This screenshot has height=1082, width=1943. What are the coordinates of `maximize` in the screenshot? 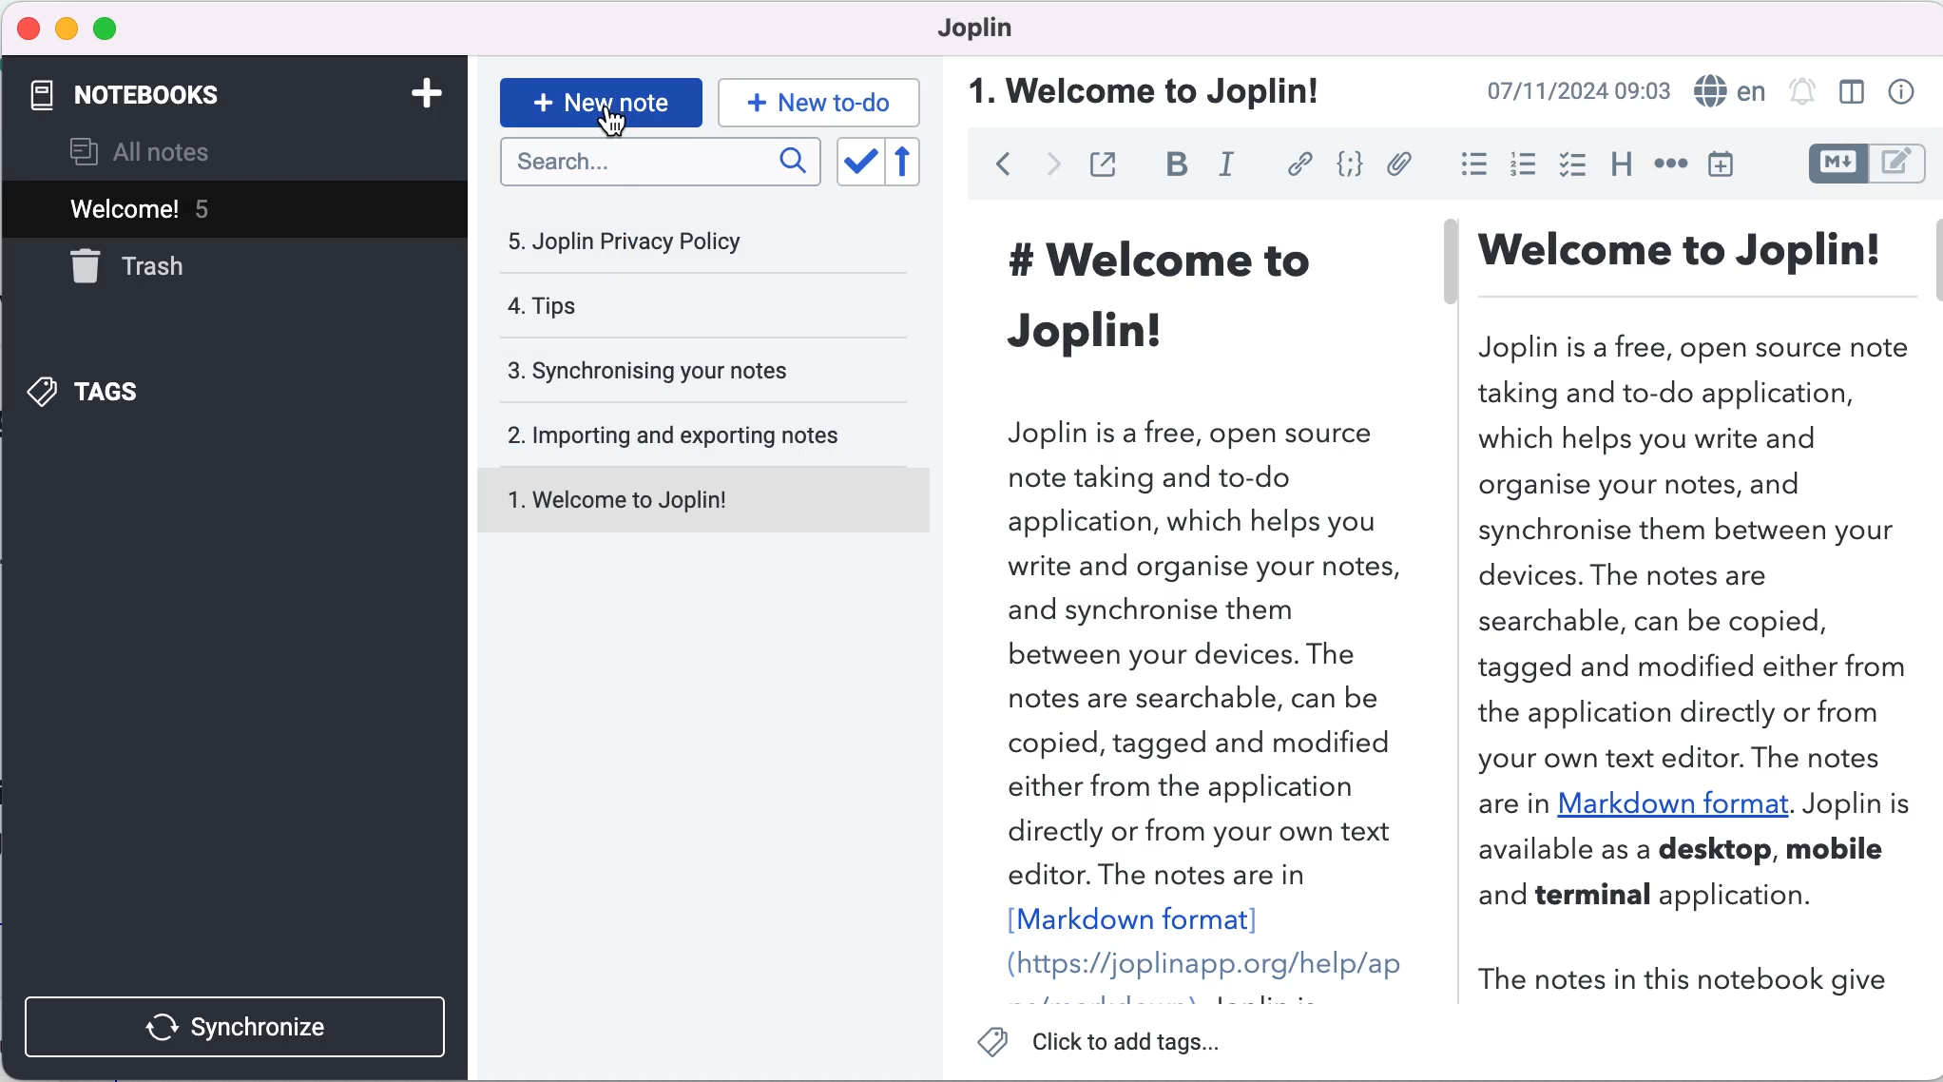 It's located at (115, 27).